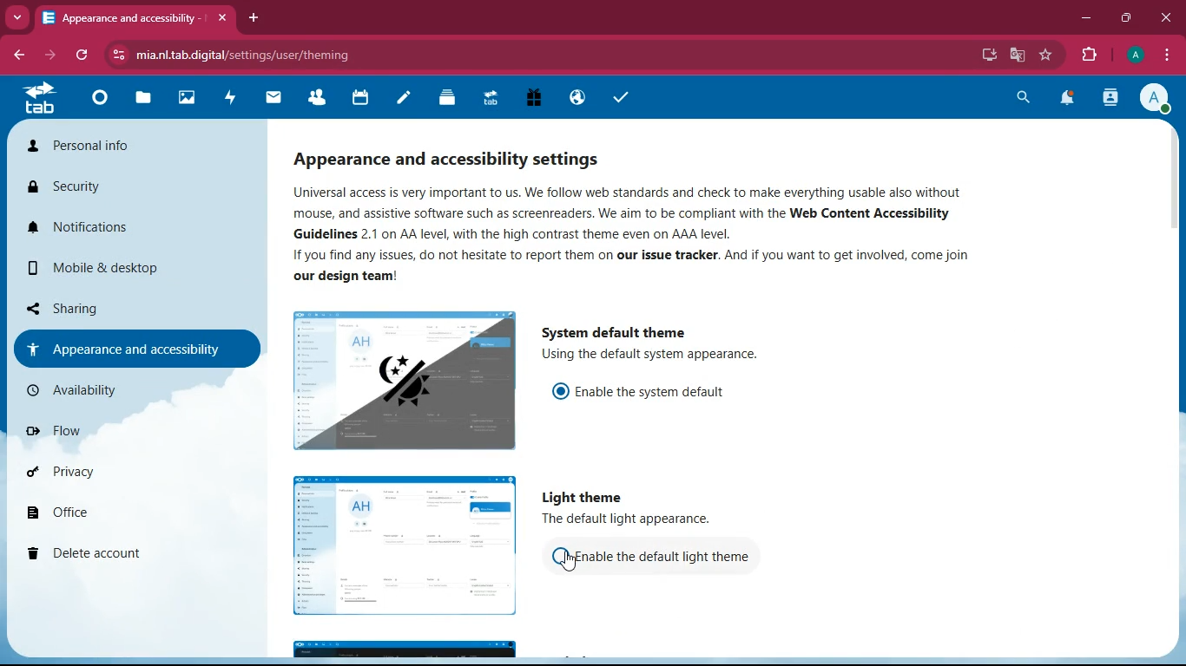 This screenshot has width=1186, height=666. I want to click on public, so click(576, 97).